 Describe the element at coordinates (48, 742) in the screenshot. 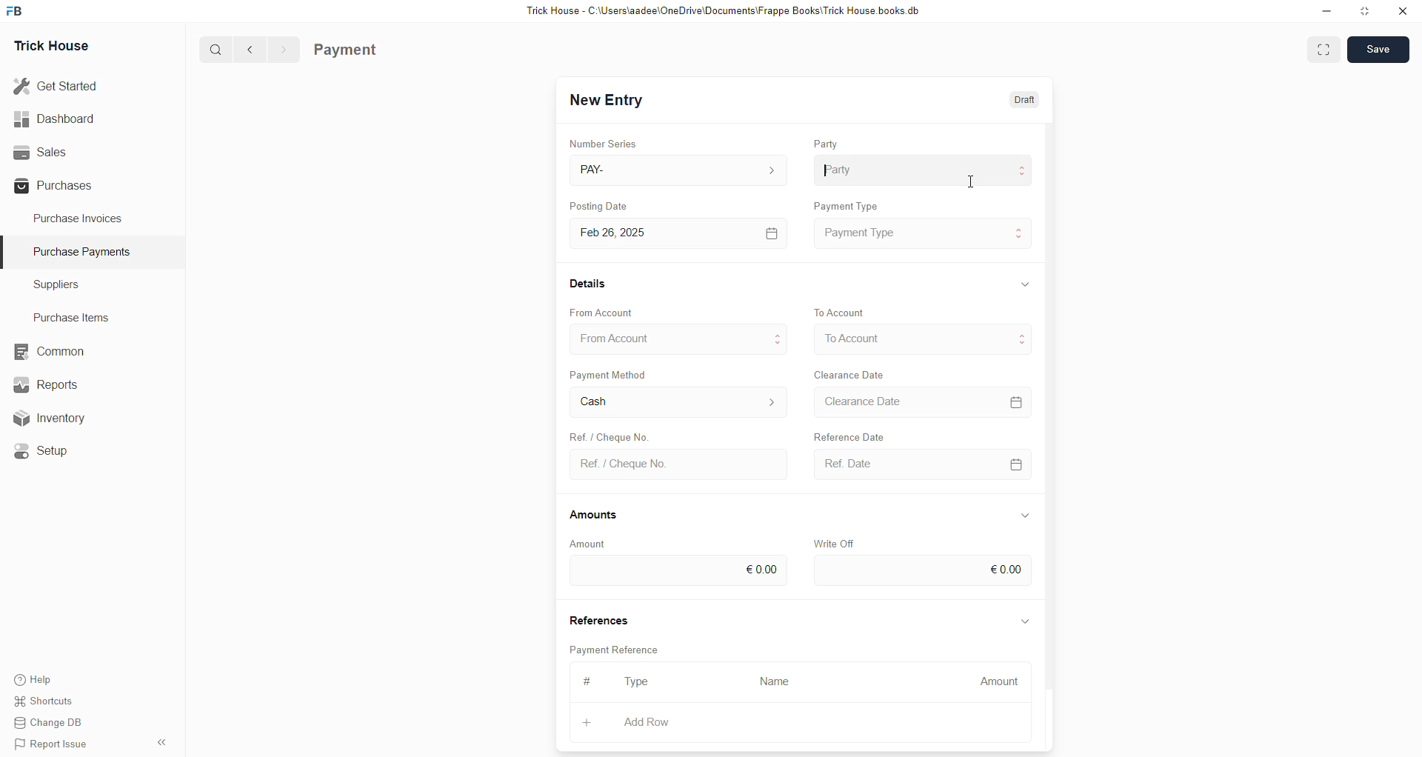

I see `Report Issue` at that location.